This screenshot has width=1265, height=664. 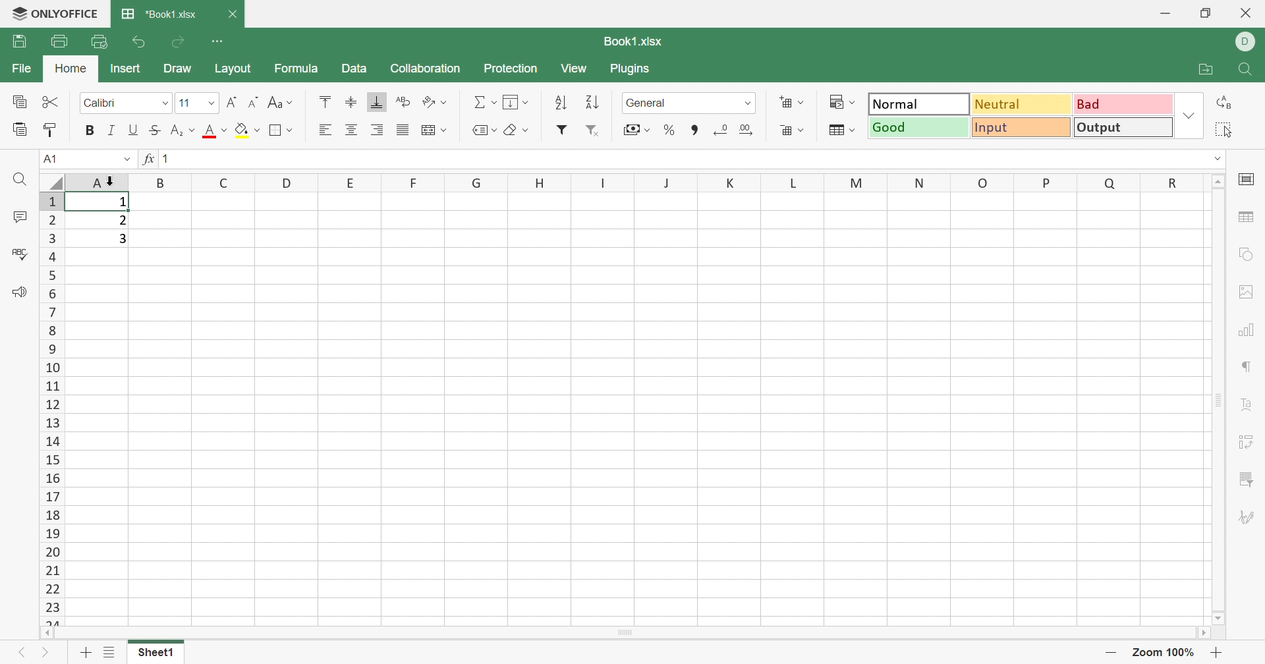 I want to click on Shape settings, so click(x=1246, y=253).